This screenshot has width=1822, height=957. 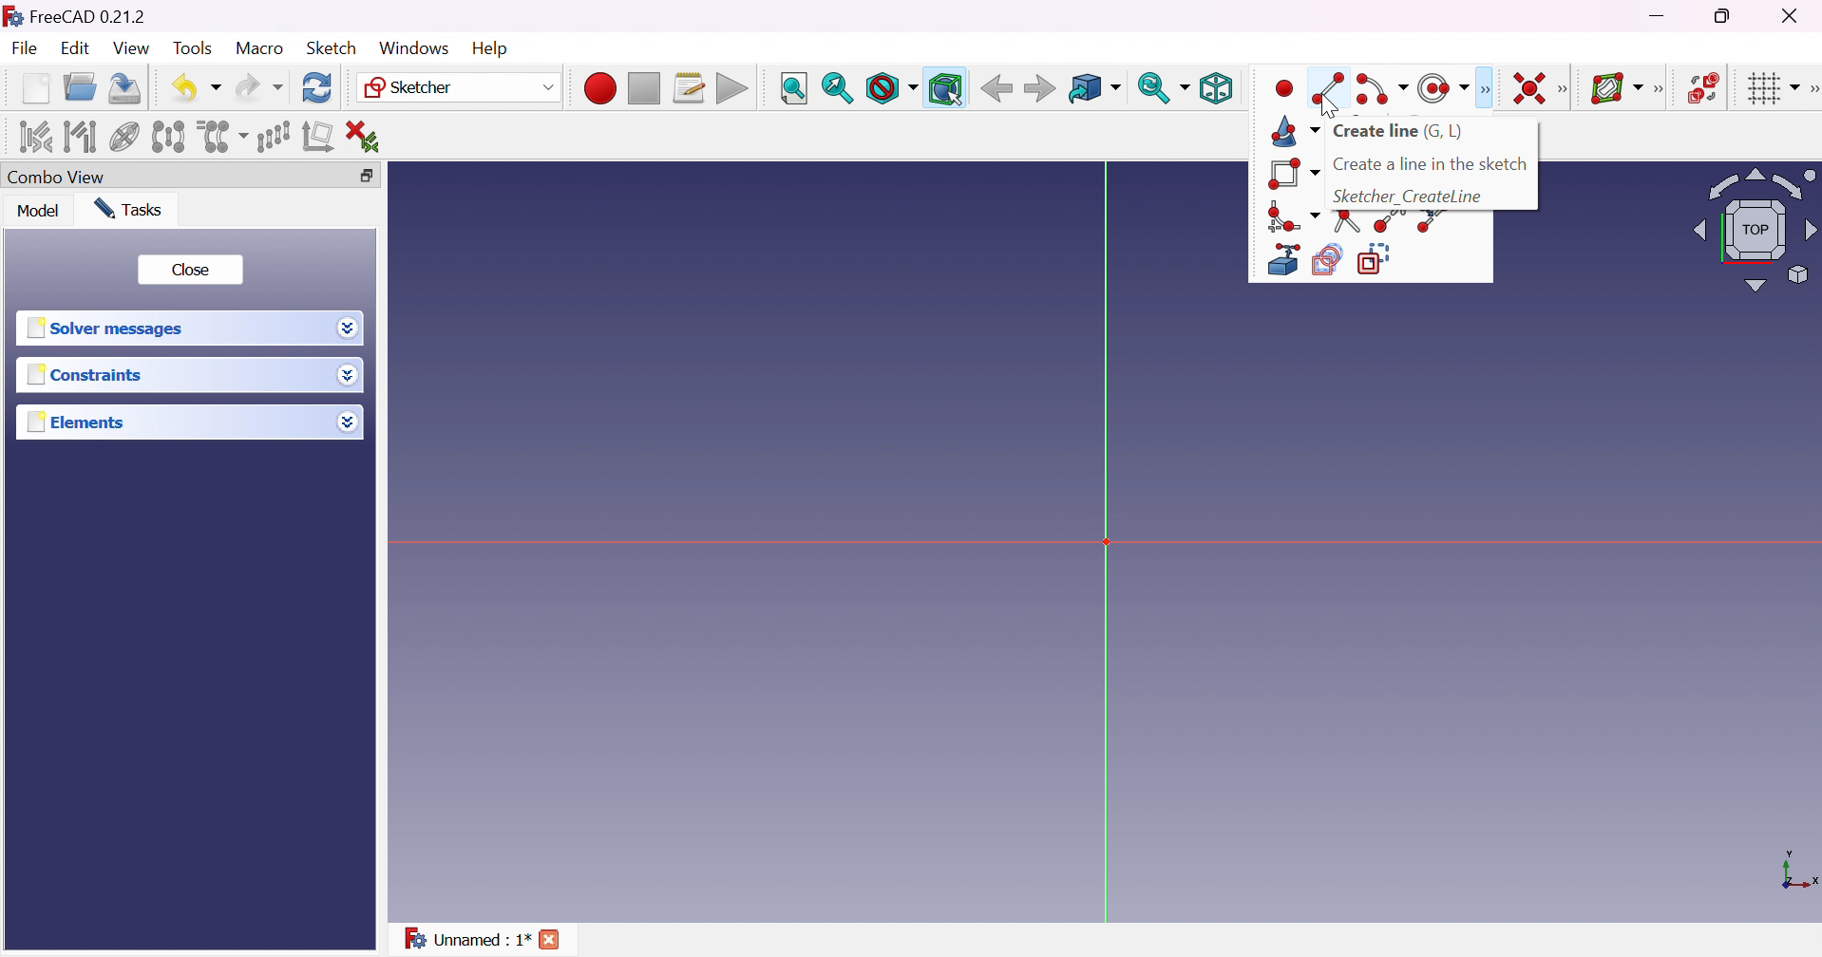 I want to click on Viewing angle, so click(x=1757, y=229).